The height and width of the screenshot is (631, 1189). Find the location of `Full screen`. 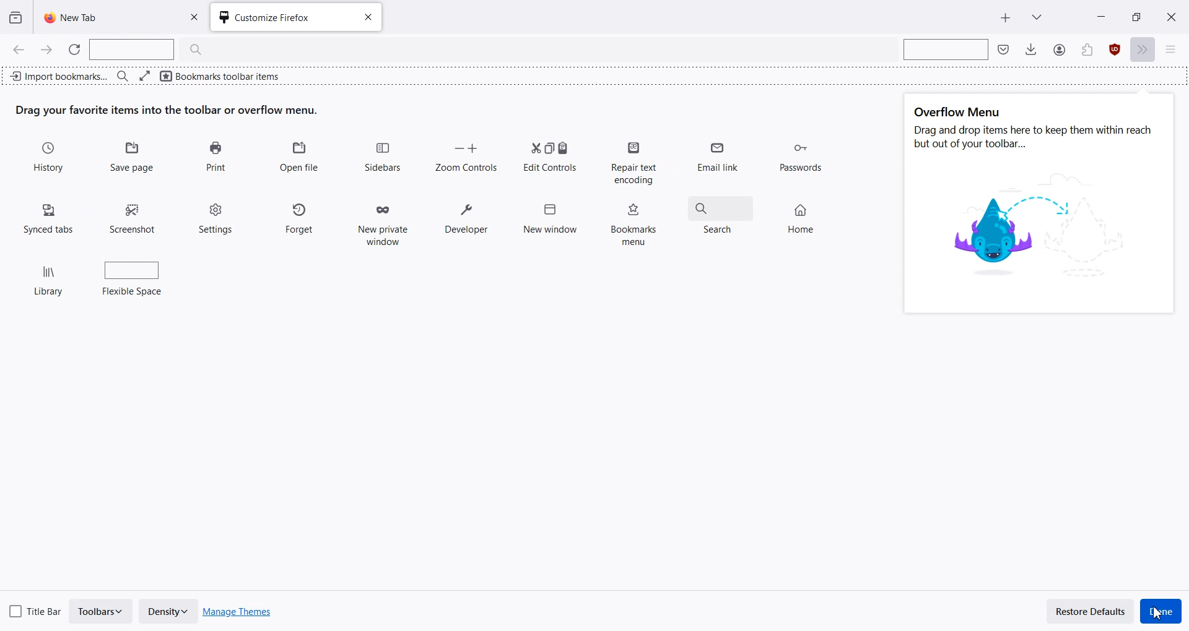

Full screen is located at coordinates (145, 75).